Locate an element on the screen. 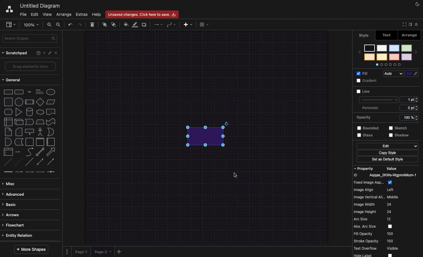 The width and height of the screenshot is (423, 257). Flowchart is located at coordinates (14, 225).